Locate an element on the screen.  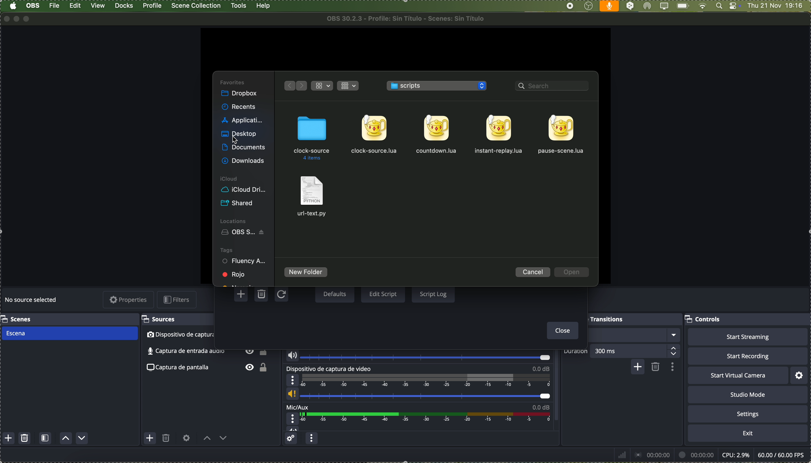
downloads is located at coordinates (244, 160).